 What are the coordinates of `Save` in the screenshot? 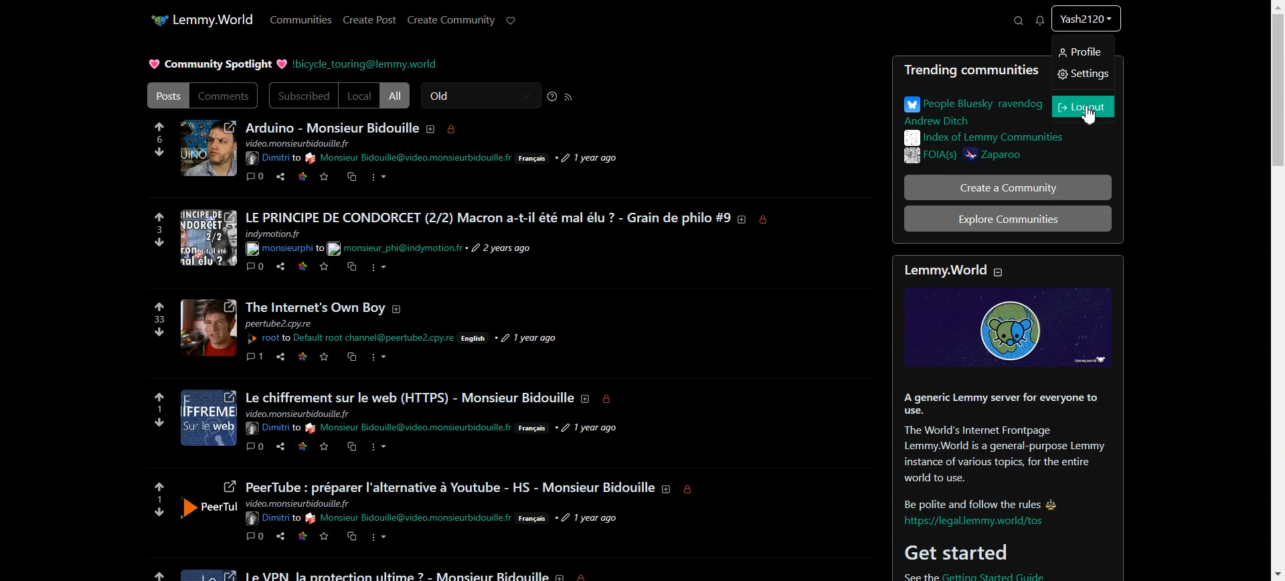 It's located at (325, 177).